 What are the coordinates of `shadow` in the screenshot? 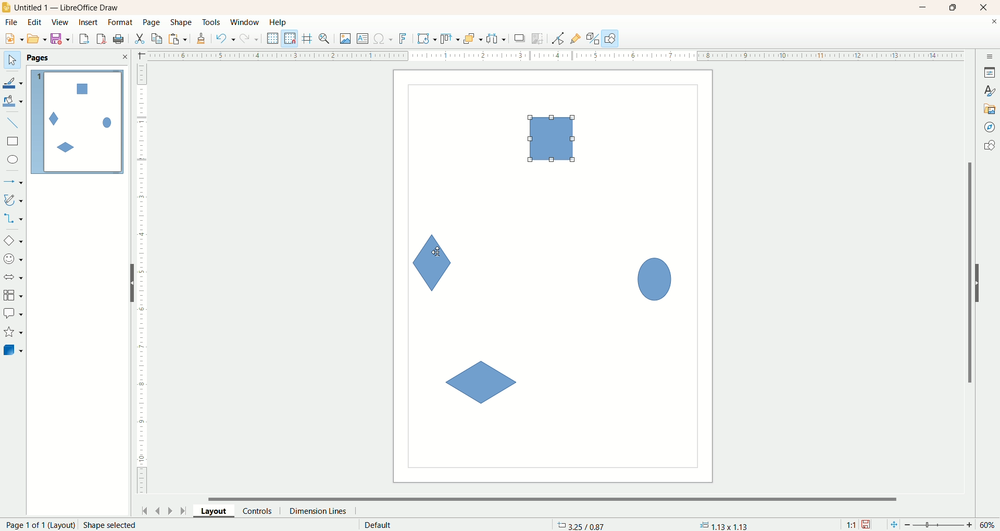 It's located at (520, 38).